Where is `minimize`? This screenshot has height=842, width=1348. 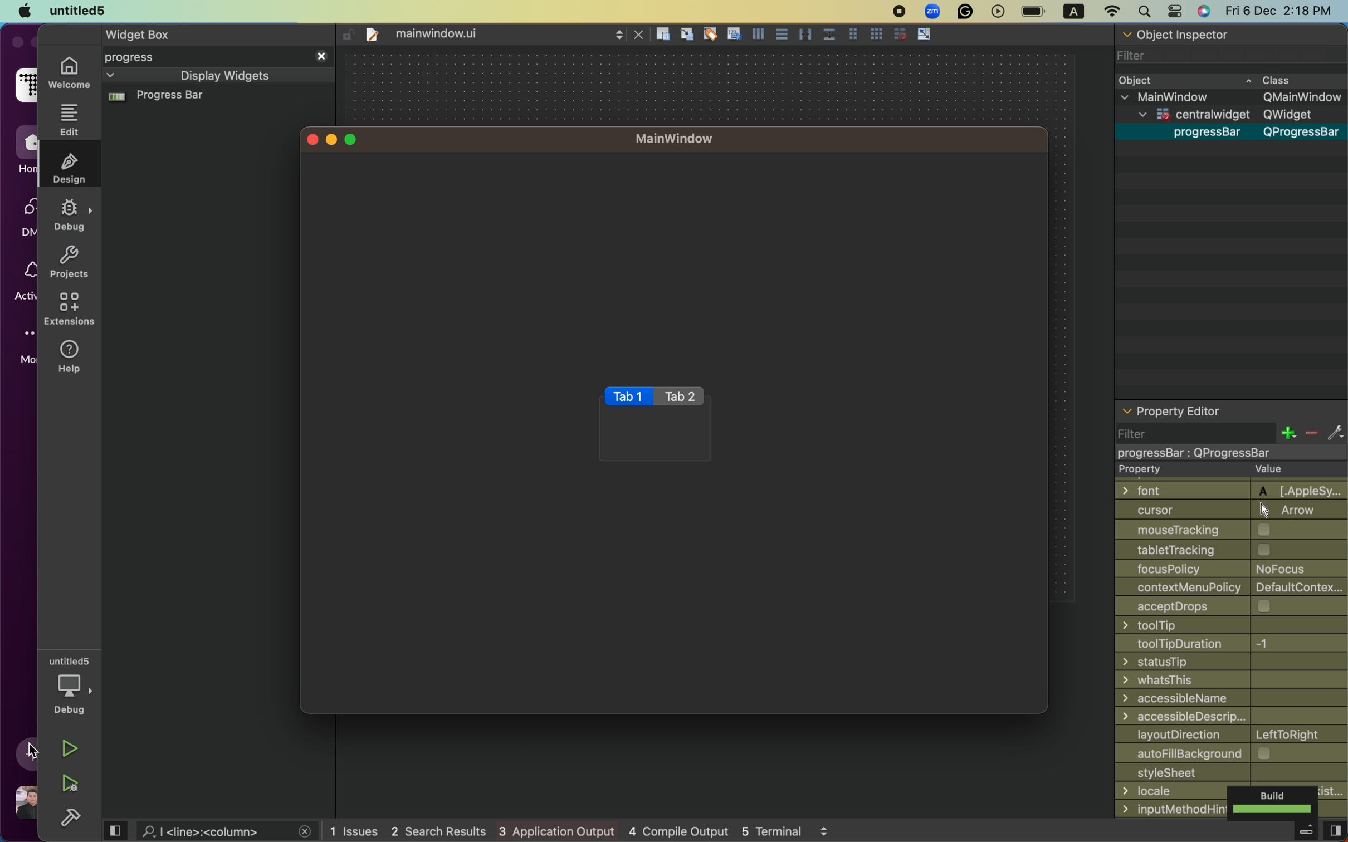
minimize is located at coordinates (330, 141).